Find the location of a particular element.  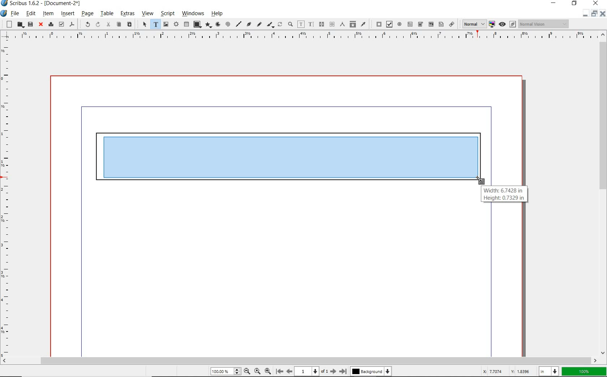

minimize is located at coordinates (584, 16).